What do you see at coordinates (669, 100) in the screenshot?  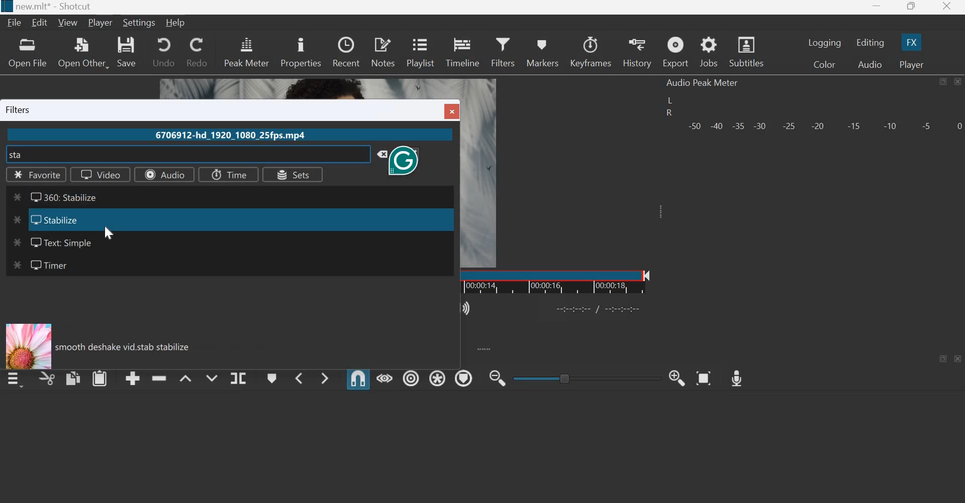 I see `Left` at bounding box center [669, 100].